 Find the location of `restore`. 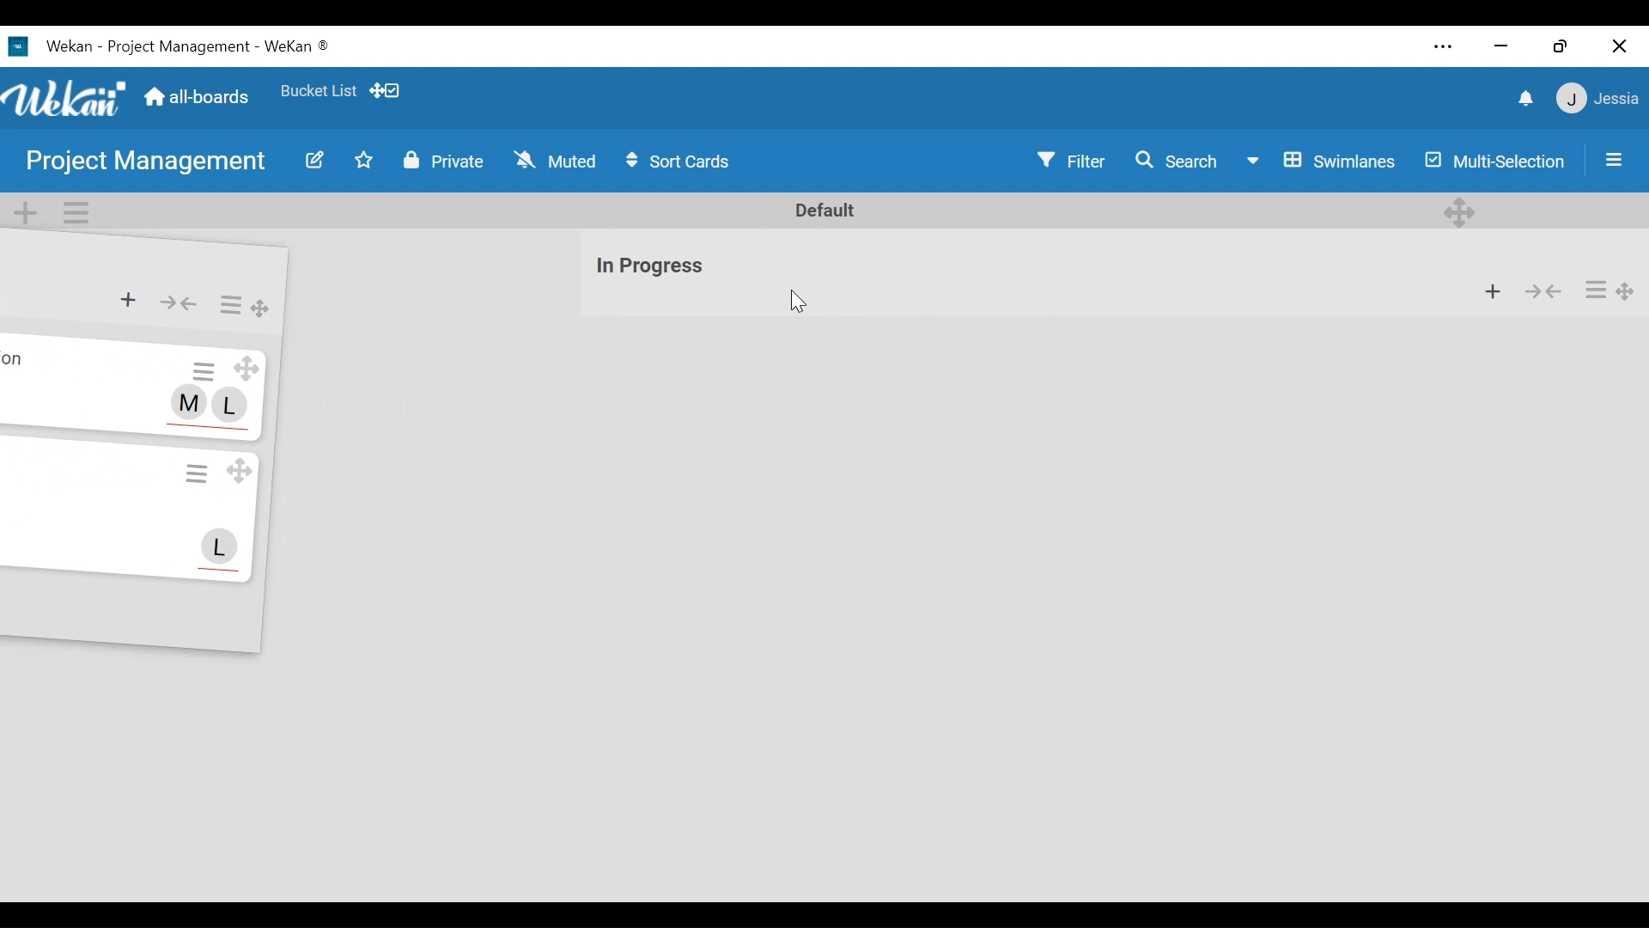

restore is located at coordinates (1560, 46).